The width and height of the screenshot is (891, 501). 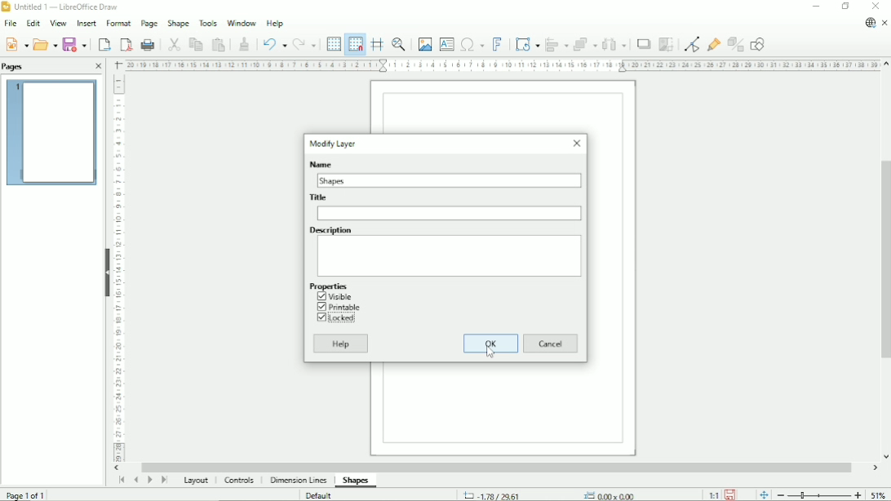 I want to click on Show gluepoint functions, so click(x=712, y=46).